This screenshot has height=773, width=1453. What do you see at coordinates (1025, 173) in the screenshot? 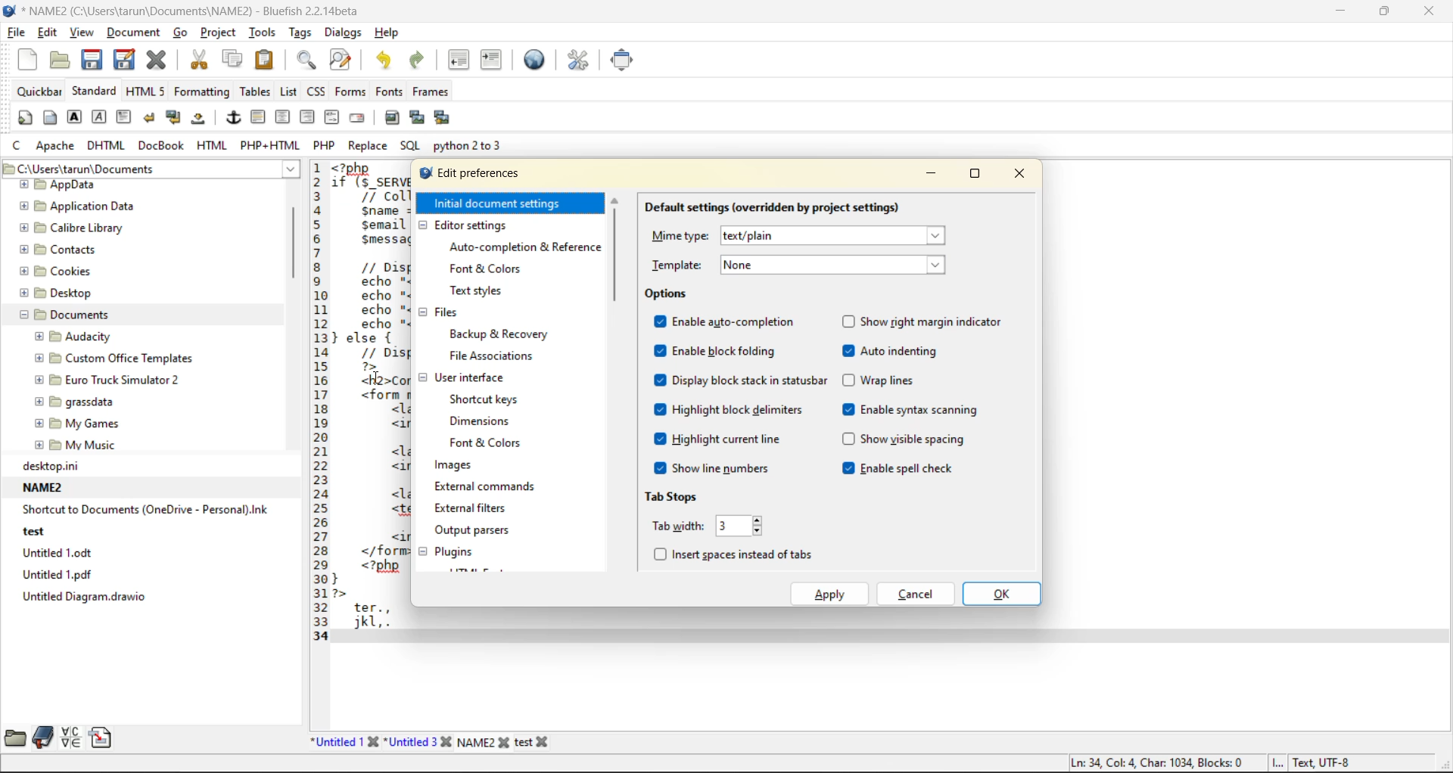
I see `close` at bounding box center [1025, 173].